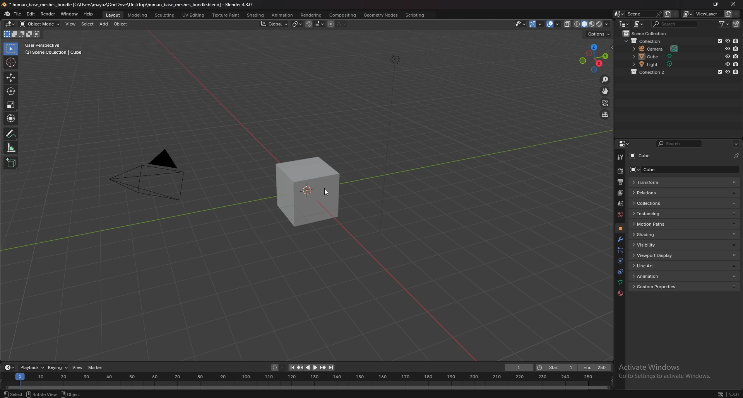 This screenshot has height=398, width=743. What do you see at coordinates (146, 174) in the screenshot?
I see `camera` at bounding box center [146, 174].